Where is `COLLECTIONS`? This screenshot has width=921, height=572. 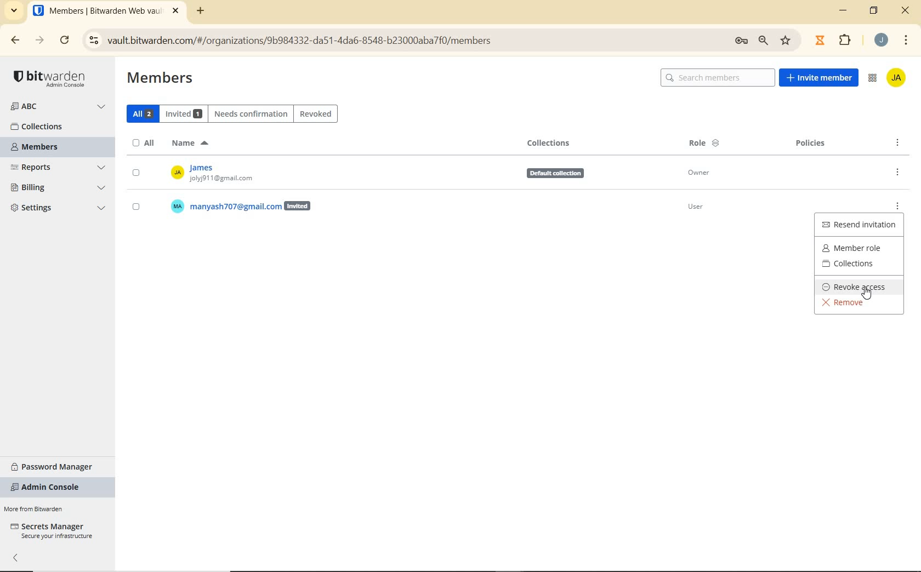
COLLECTIONS is located at coordinates (48, 127).